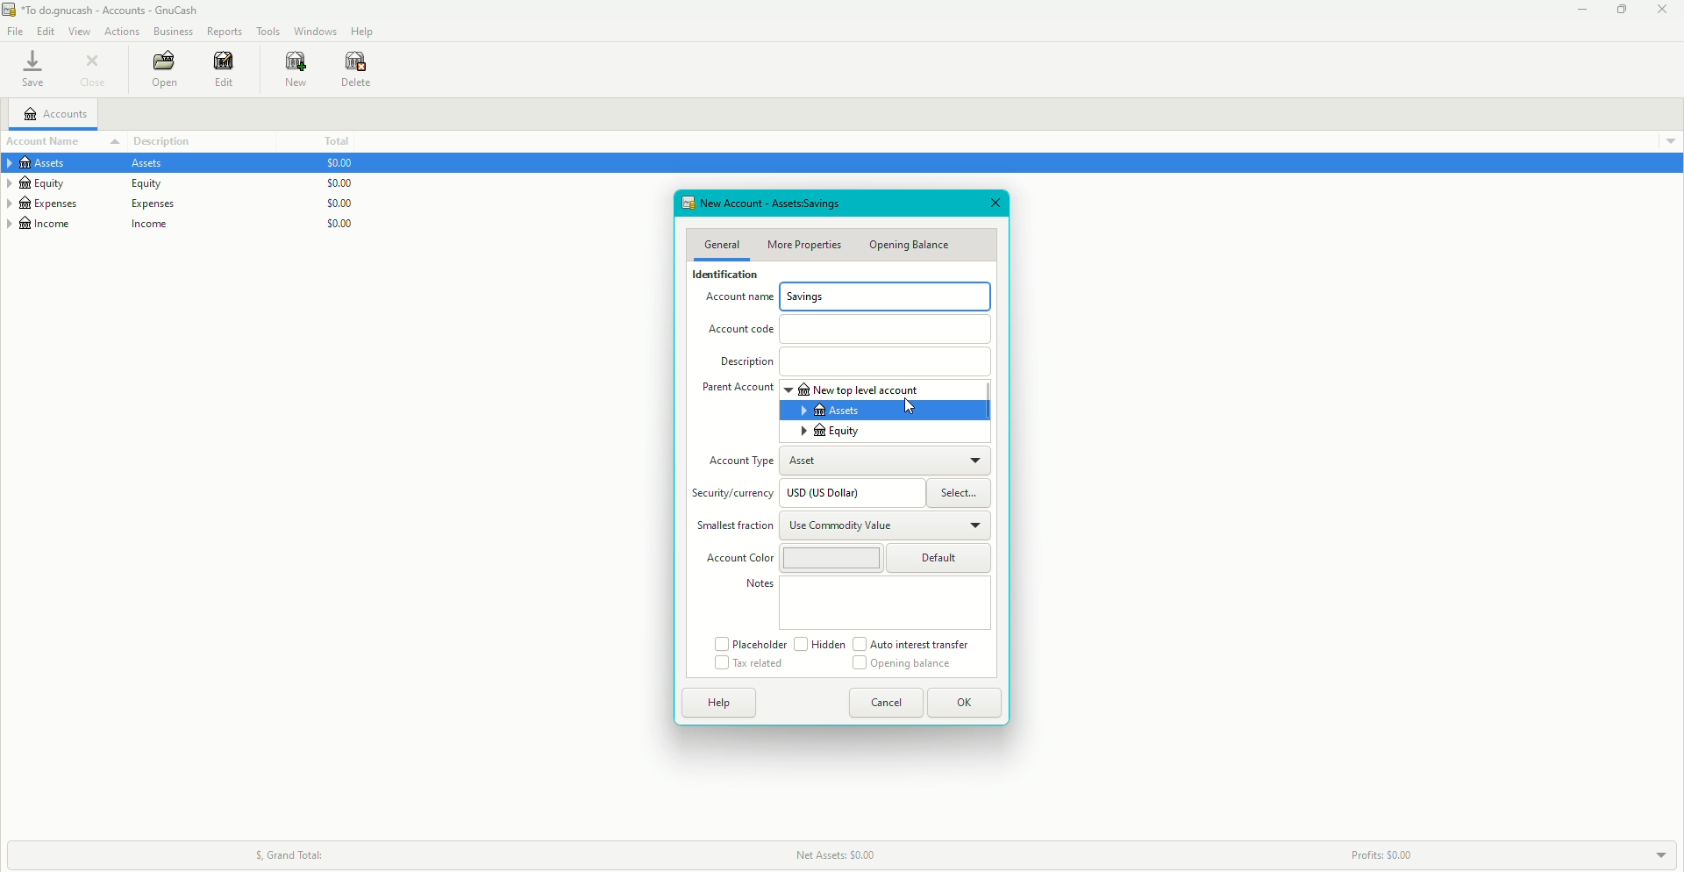 The height and width of the screenshot is (872, 1684). I want to click on More Properties, so click(807, 245).